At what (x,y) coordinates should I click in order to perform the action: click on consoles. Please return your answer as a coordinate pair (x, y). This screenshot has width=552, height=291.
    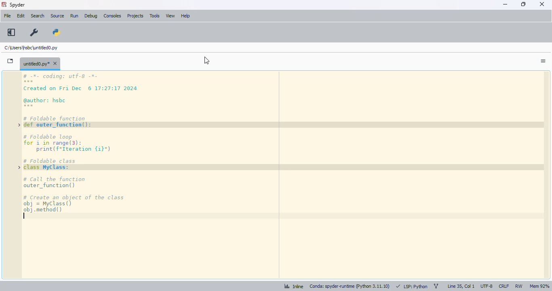
    Looking at the image, I should click on (112, 16).